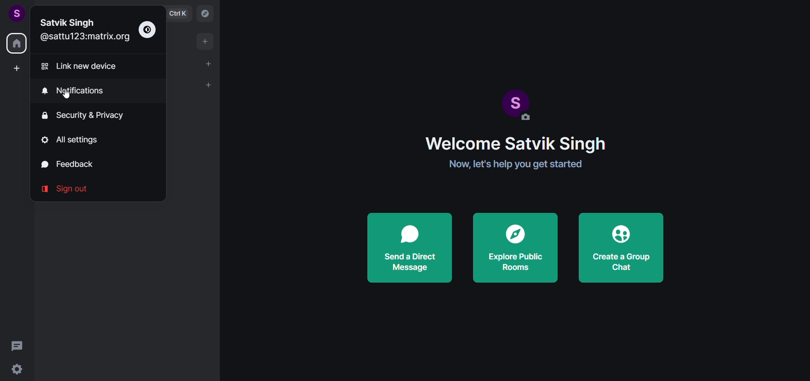 The image size is (810, 381). I want to click on add, so click(205, 41).